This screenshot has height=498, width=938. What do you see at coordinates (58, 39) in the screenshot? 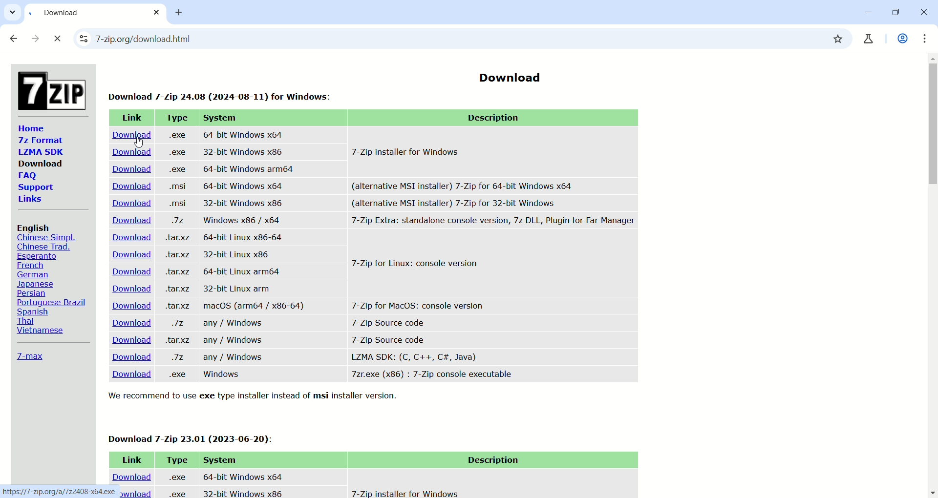
I see `close` at bounding box center [58, 39].